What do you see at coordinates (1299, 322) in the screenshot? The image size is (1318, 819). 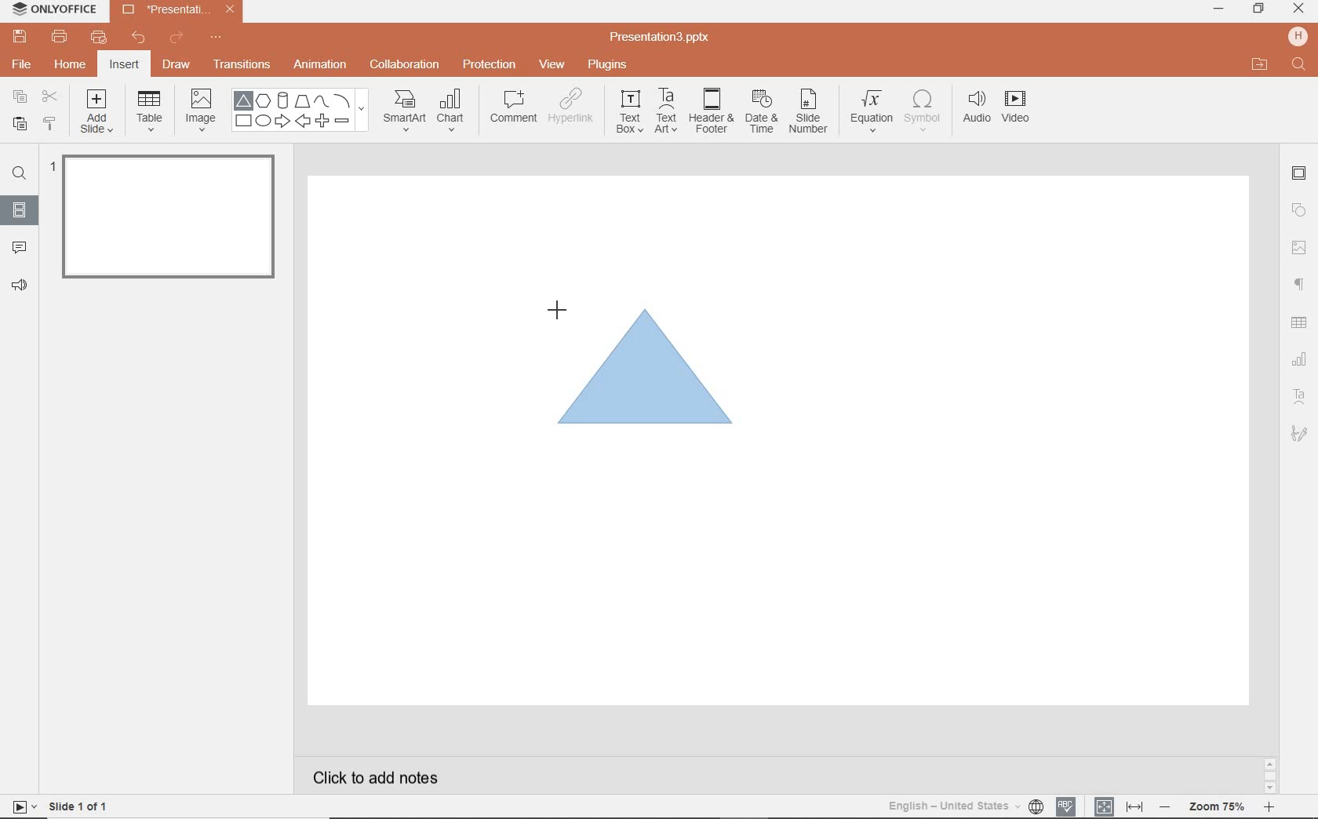 I see `TABLE SETTINGS` at bounding box center [1299, 322].